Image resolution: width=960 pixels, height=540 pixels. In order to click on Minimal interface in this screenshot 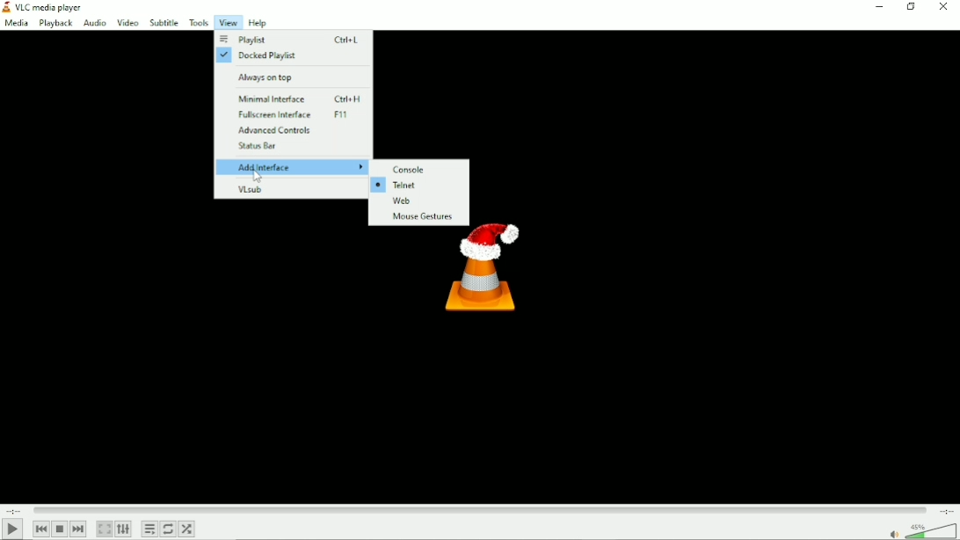, I will do `click(299, 99)`.